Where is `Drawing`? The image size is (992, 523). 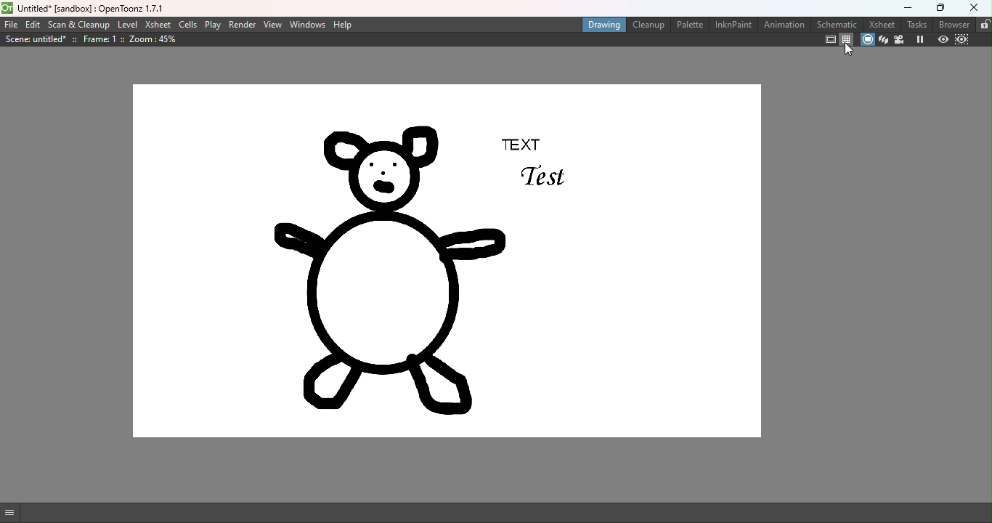 Drawing is located at coordinates (601, 25).